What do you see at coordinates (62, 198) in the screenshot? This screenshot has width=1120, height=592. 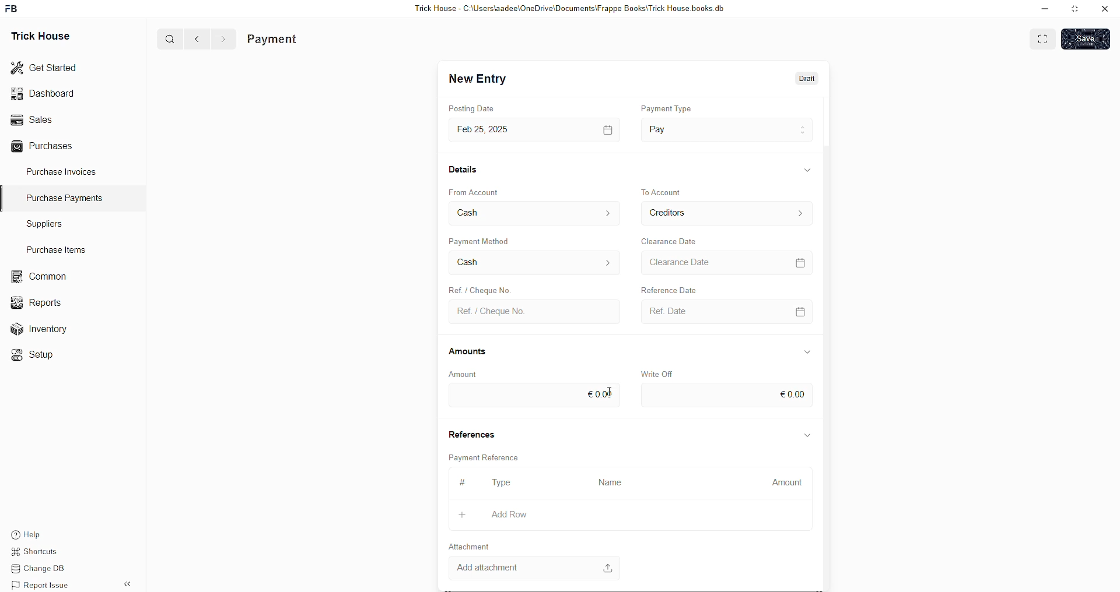 I see `Purchase PaymenTS` at bounding box center [62, 198].